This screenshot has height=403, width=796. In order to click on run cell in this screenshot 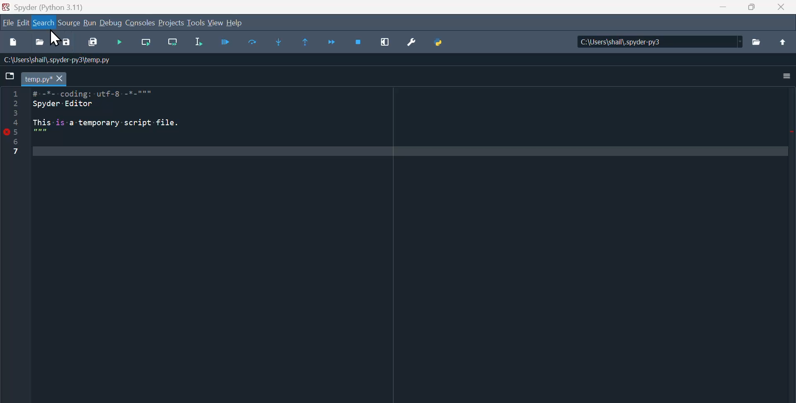, I will do `click(252, 44)`.